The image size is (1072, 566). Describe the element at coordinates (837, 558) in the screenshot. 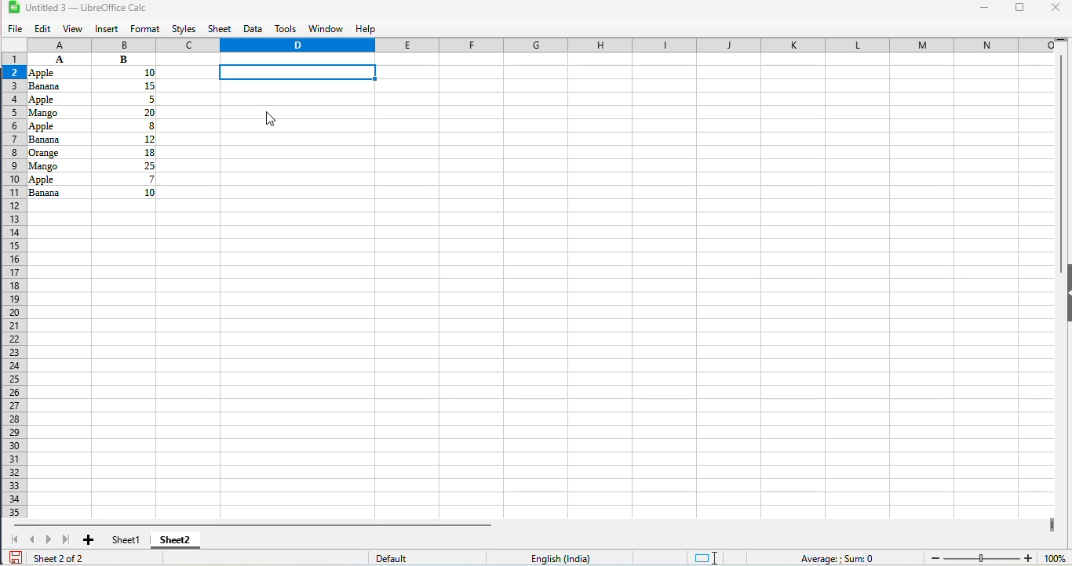

I see `formula` at that location.